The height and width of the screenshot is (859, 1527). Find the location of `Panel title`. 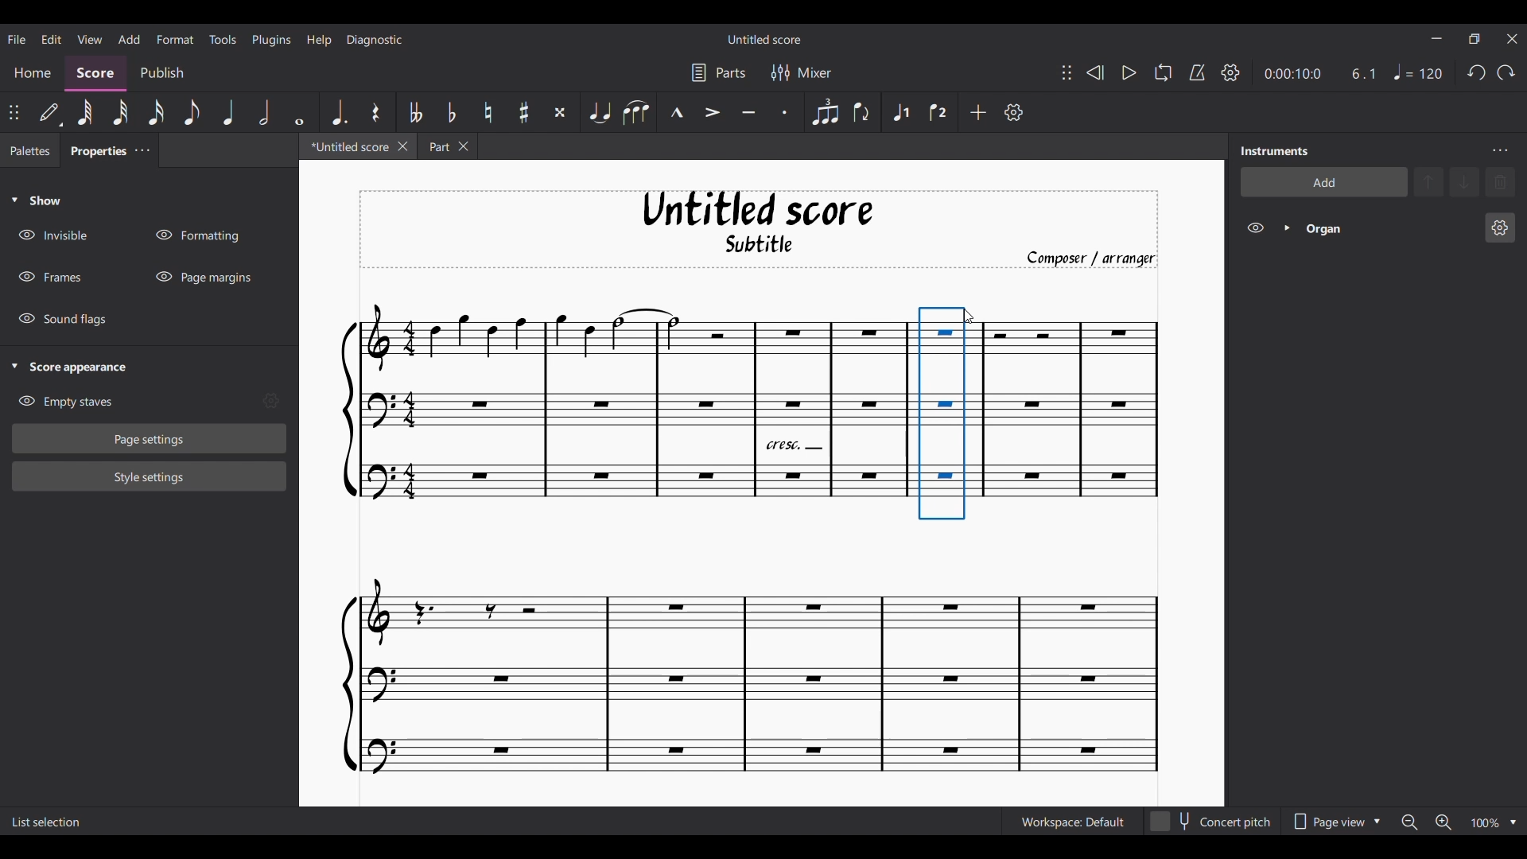

Panel title is located at coordinates (1275, 151).